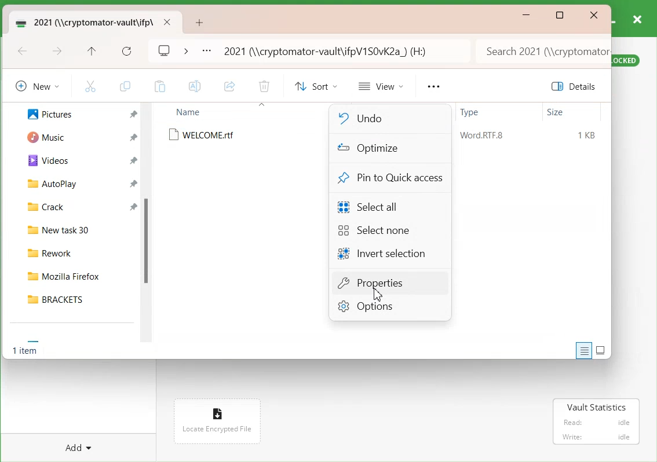  What do you see at coordinates (42, 136) in the screenshot?
I see `Music` at bounding box center [42, 136].